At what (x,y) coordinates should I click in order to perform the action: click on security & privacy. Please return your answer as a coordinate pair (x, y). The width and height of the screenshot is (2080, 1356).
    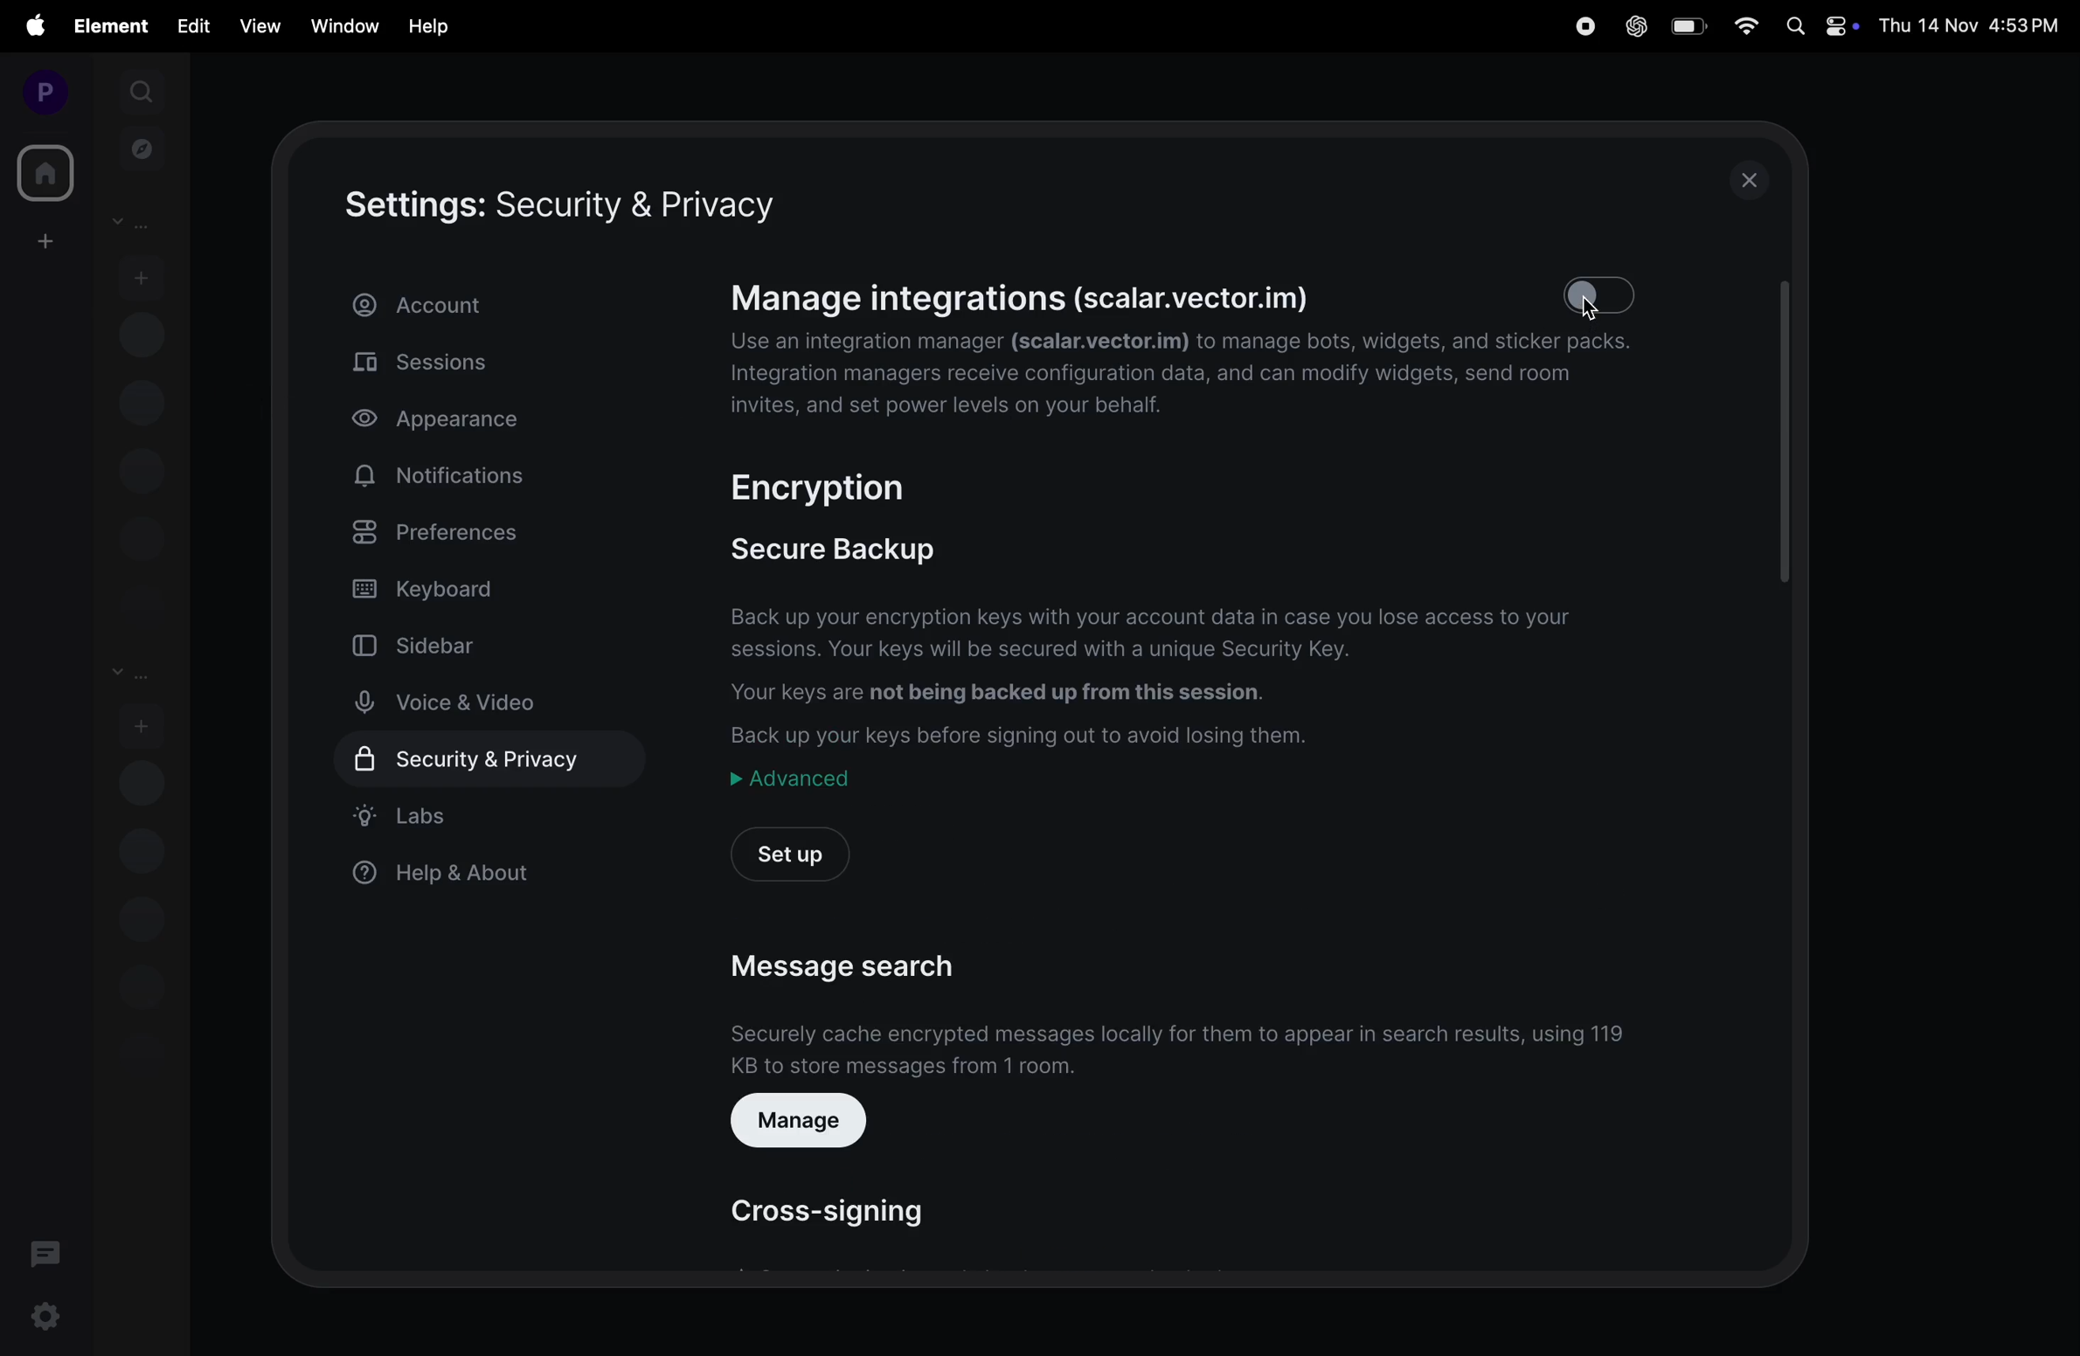
    Looking at the image, I should click on (475, 764).